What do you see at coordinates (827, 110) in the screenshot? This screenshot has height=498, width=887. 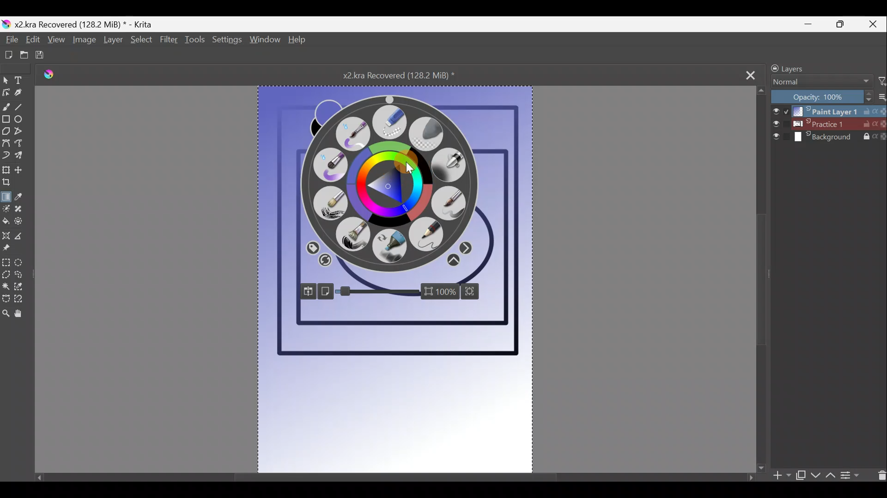 I see `Layer 1` at bounding box center [827, 110].